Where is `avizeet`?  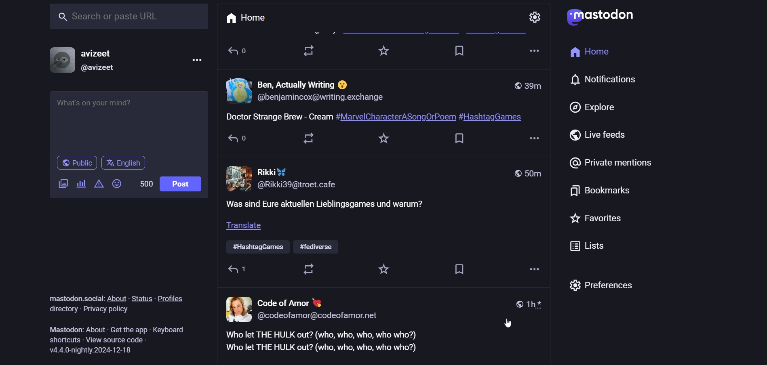
avizeet is located at coordinates (99, 54).